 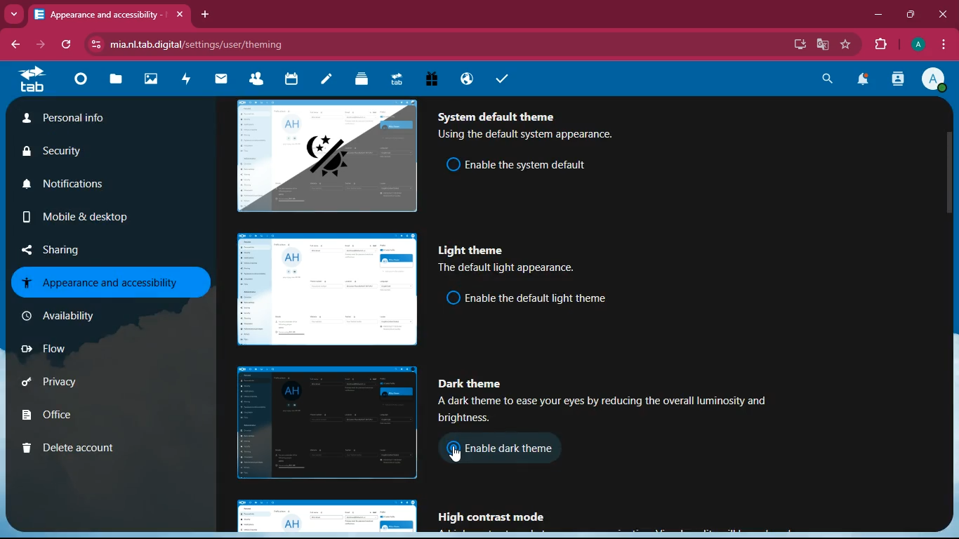 I want to click on description, so click(x=530, y=135).